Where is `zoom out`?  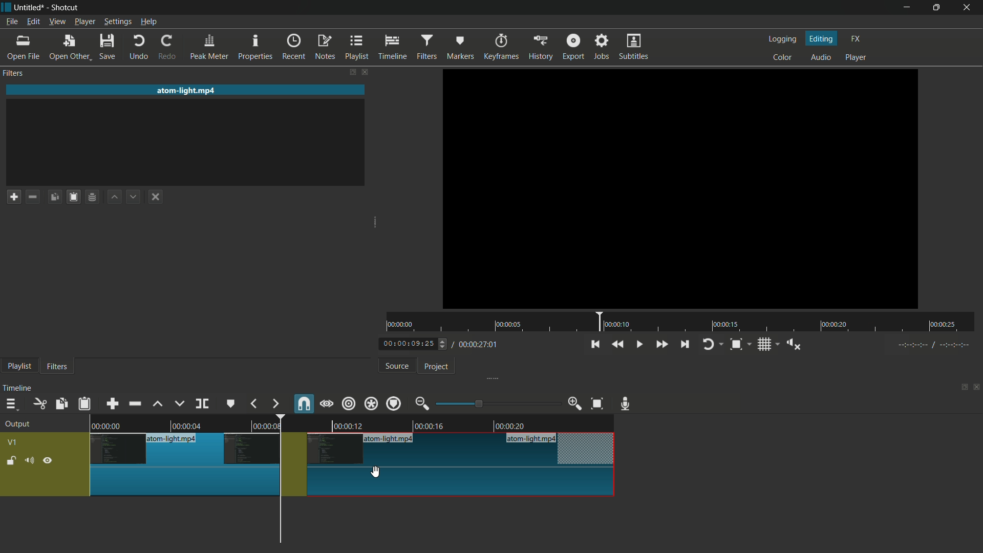 zoom out is located at coordinates (423, 403).